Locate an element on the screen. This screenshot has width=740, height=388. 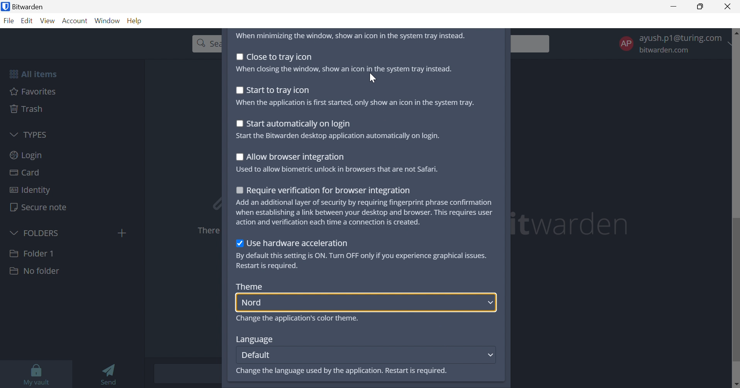
Add an additional layer of security by requiring fingerprint phrase confirmation is located at coordinates (366, 202).